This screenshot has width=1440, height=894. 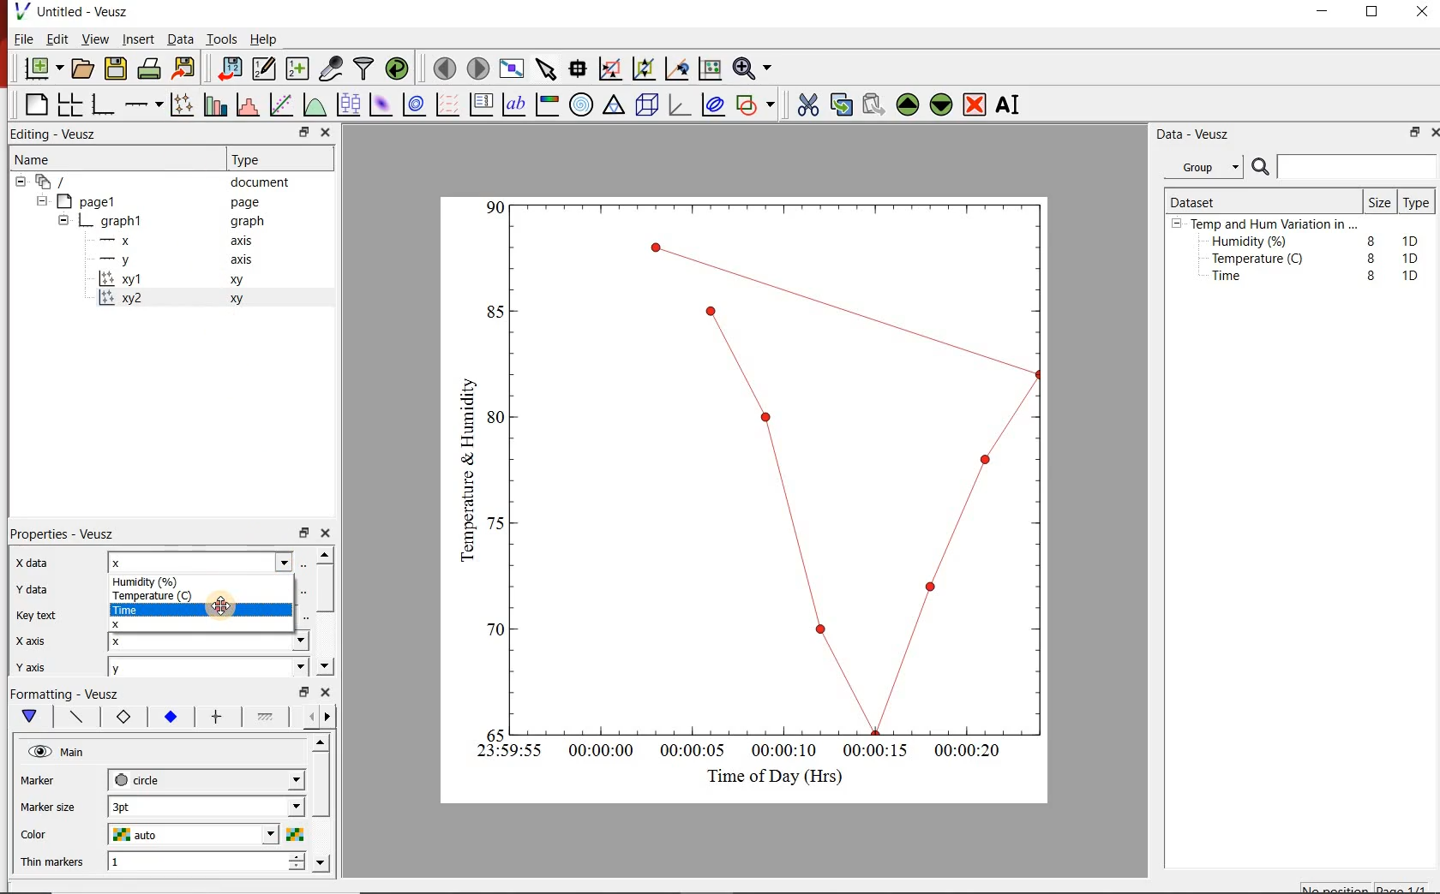 I want to click on copy the selected widget, so click(x=841, y=104).